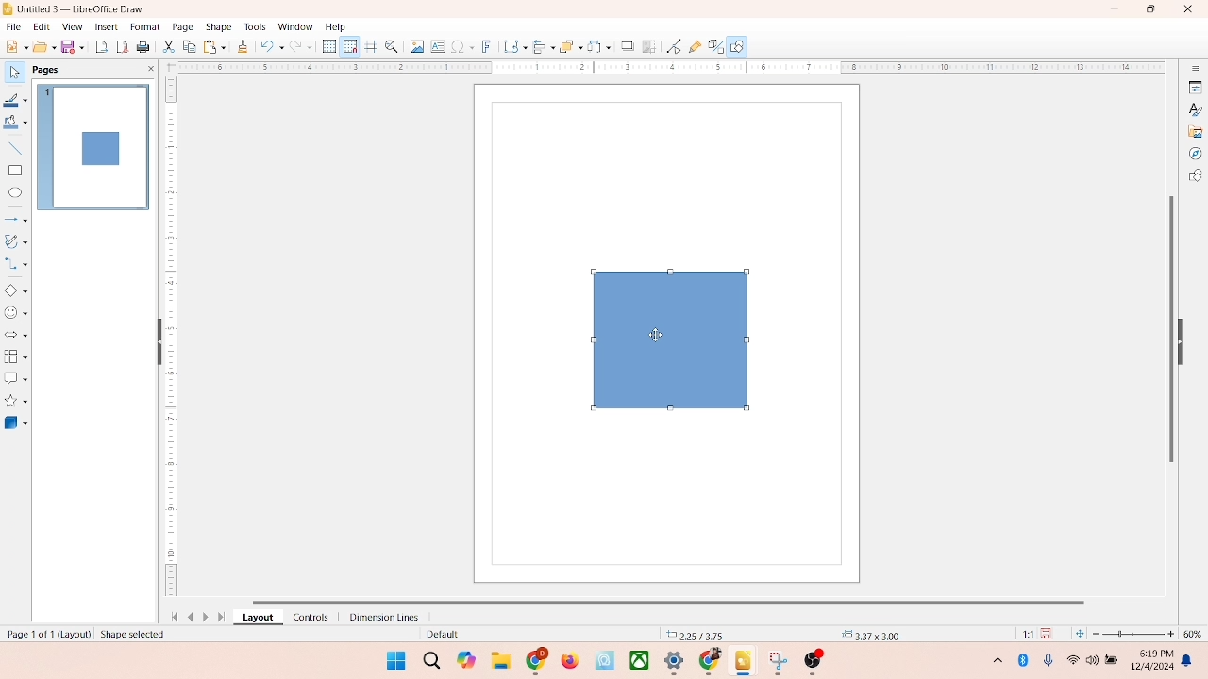  Describe the element at coordinates (254, 26) in the screenshot. I see `tools` at that location.